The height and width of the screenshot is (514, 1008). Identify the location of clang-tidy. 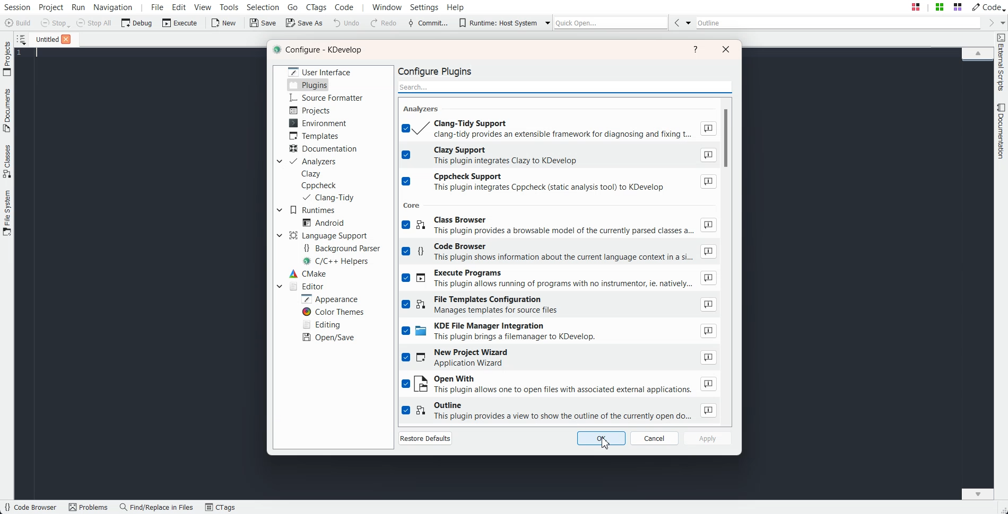
(327, 198).